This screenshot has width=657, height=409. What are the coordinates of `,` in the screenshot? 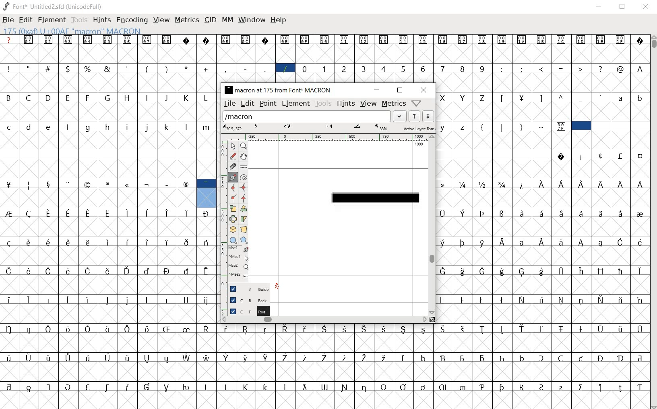 It's located at (226, 70).